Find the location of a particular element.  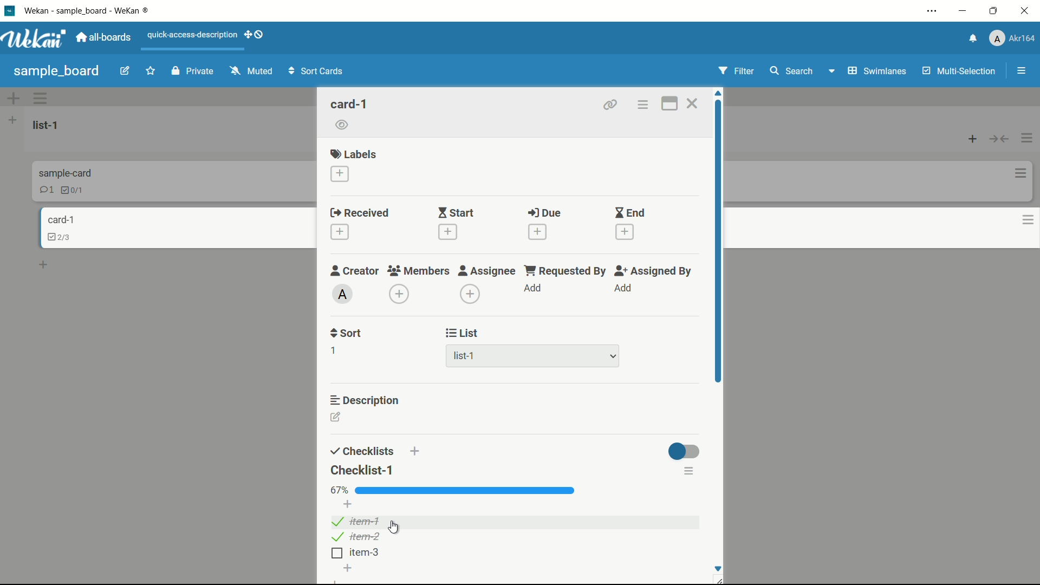

1 comment is located at coordinates (46, 190).